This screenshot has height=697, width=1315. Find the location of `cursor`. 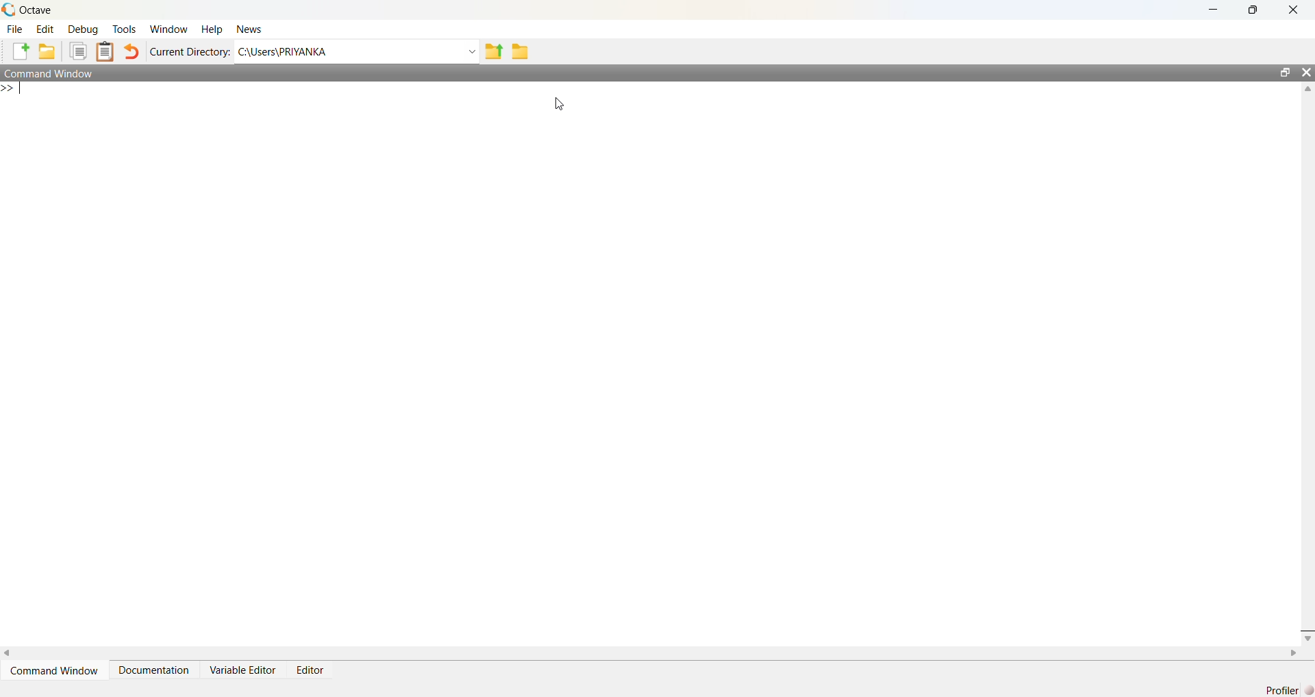

cursor is located at coordinates (558, 104).